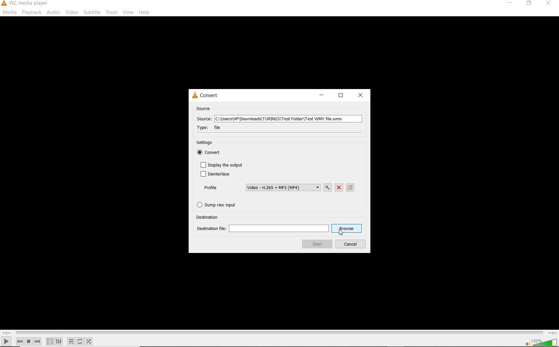  I want to click on browse, so click(347, 229).